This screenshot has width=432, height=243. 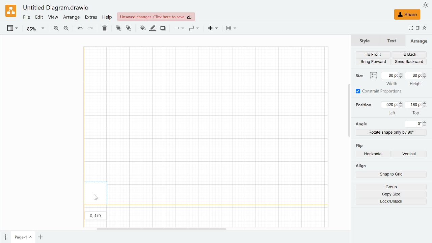 What do you see at coordinates (416, 113) in the screenshot?
I see `top` at bounding box center [416, 113].